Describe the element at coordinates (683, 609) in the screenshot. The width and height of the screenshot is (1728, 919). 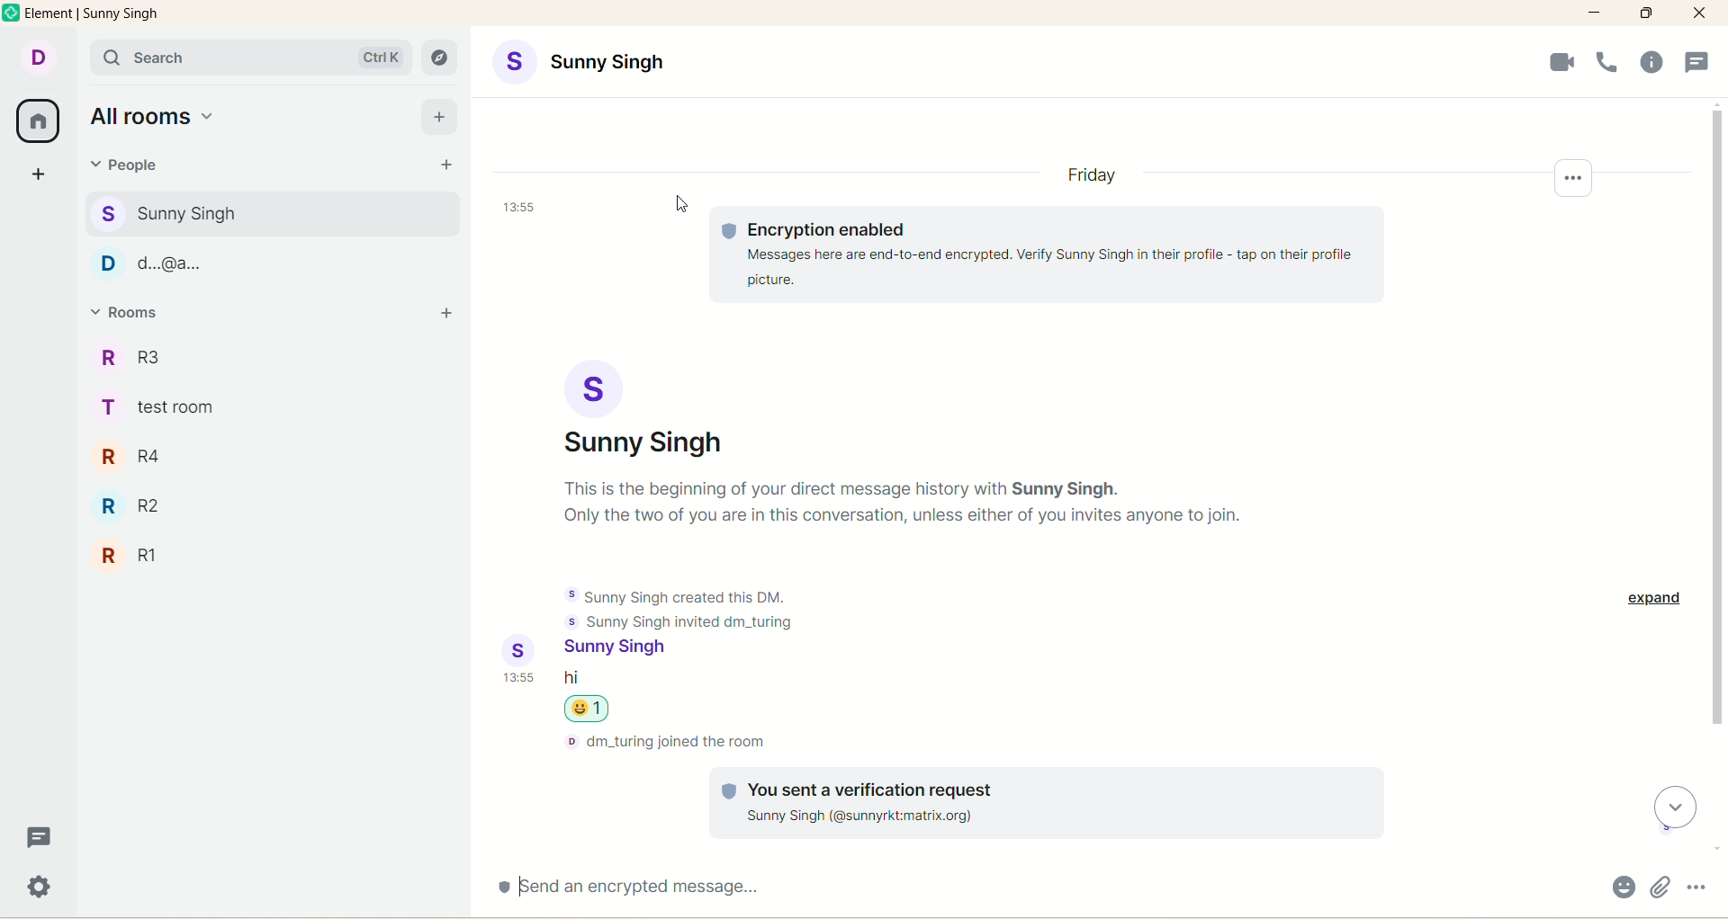
I see `text` at that location.